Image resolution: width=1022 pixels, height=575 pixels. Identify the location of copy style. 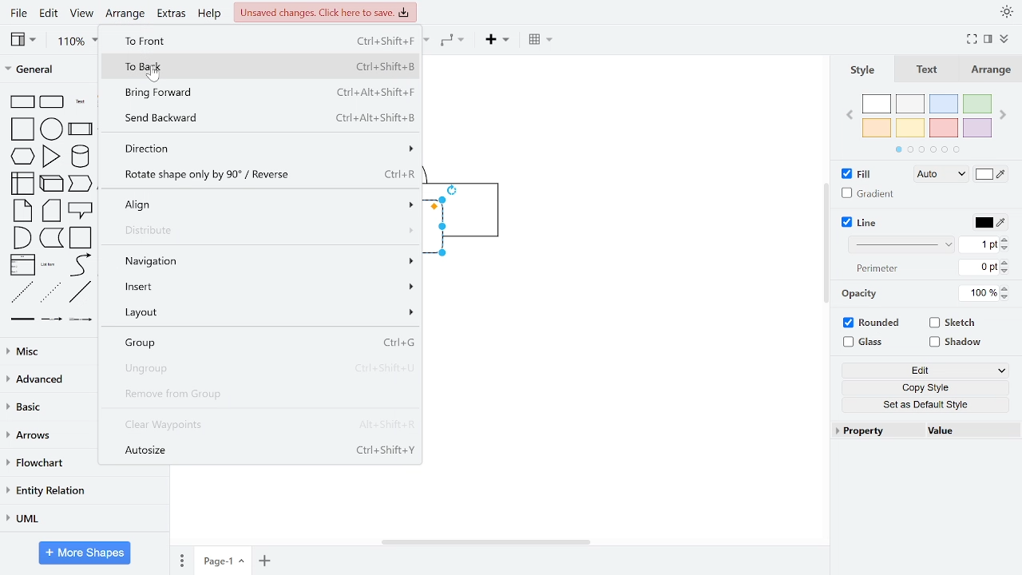
(922, 387).